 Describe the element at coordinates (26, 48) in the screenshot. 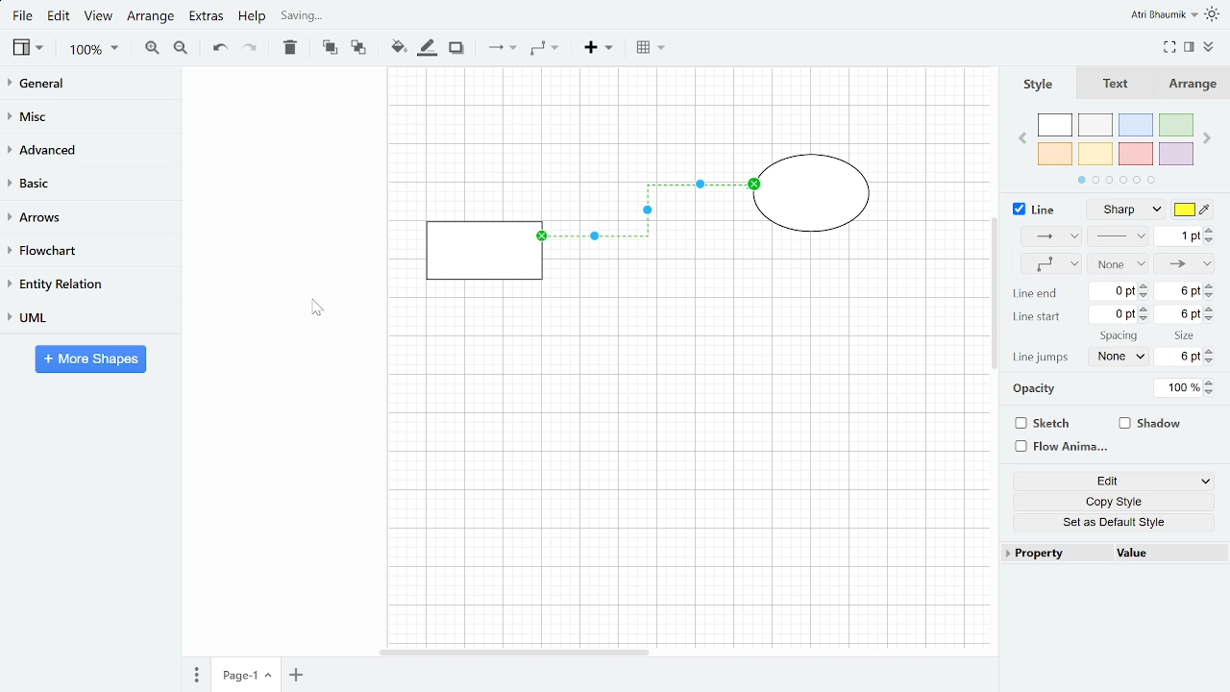

I see `View` at that location.